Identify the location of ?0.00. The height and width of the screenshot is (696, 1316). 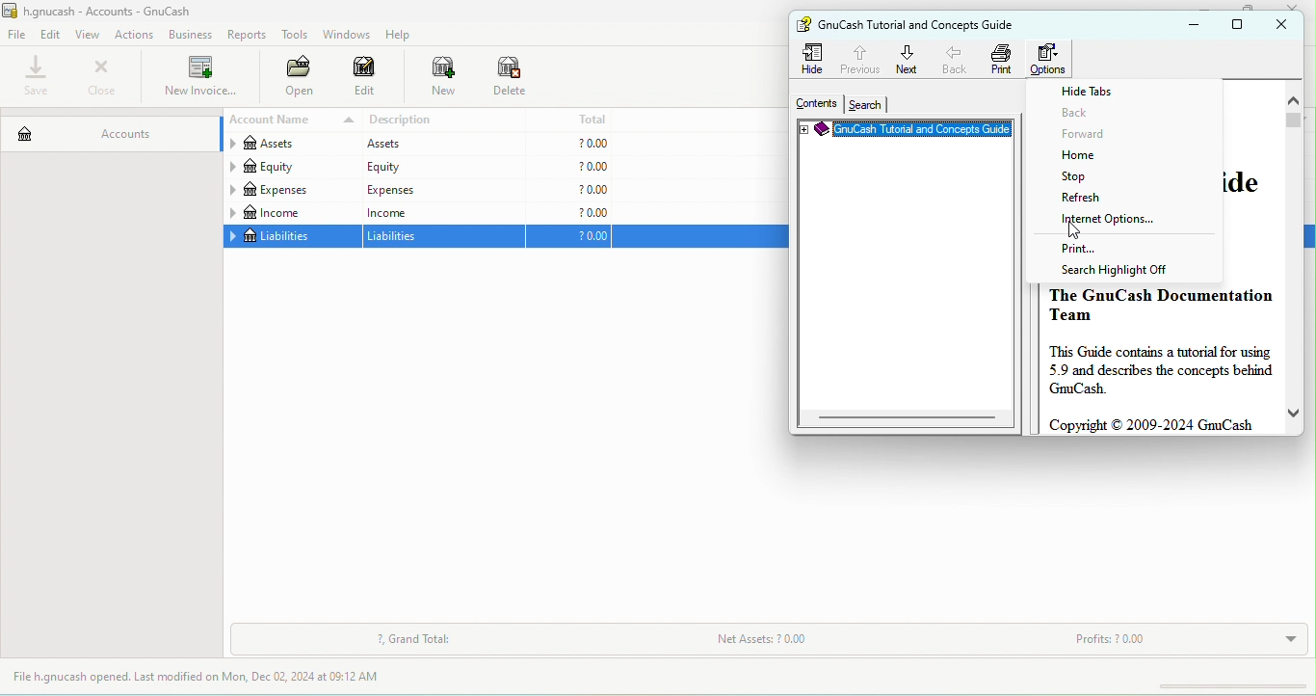
(567, 190).